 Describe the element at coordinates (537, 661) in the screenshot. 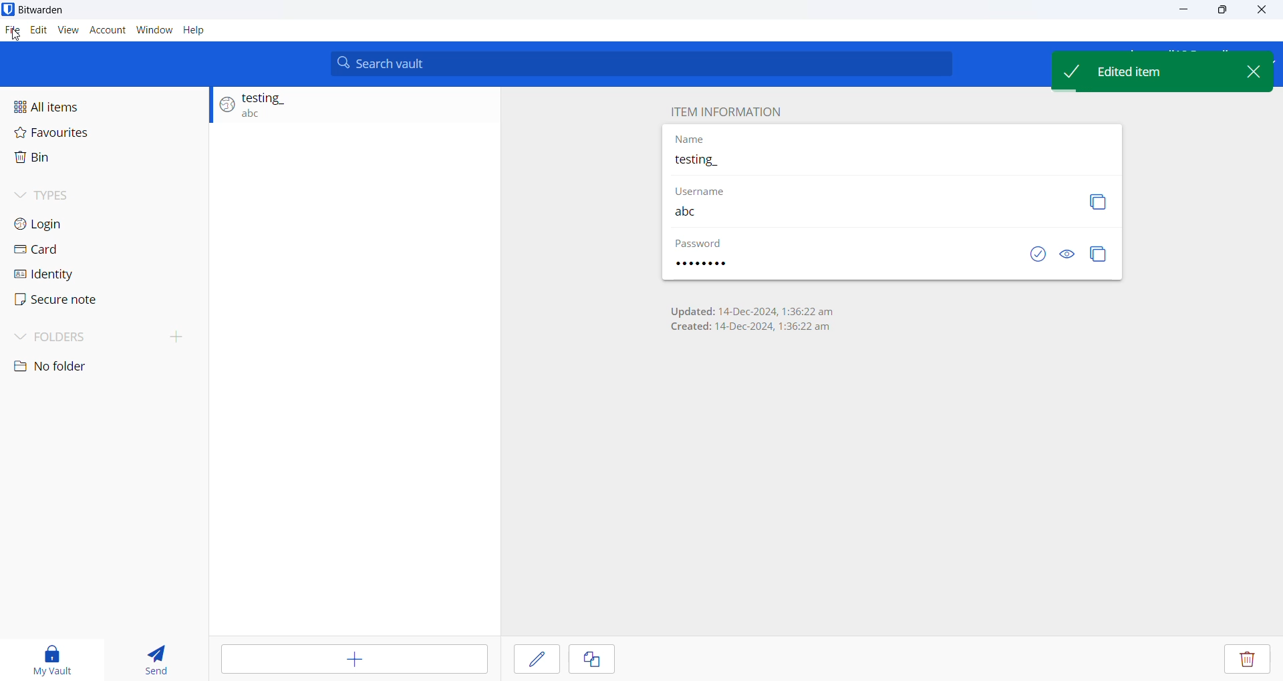

I see `save` at that location.